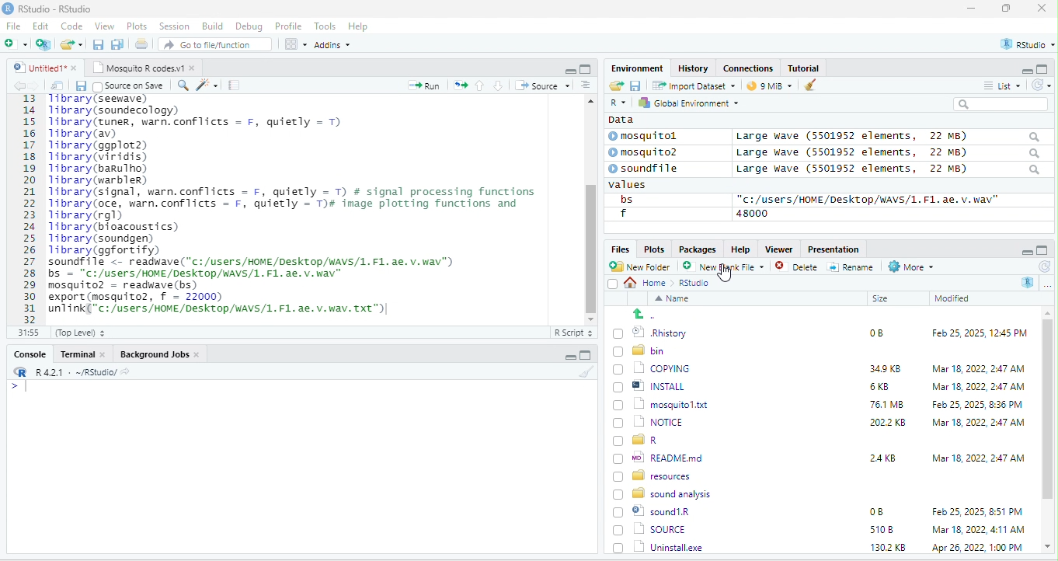  I want to click on hy Global Environment ~, so click(684, 103).